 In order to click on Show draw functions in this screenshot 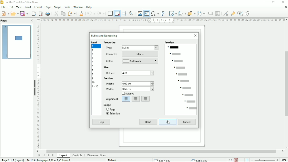, I will do `click(248, 13)`.